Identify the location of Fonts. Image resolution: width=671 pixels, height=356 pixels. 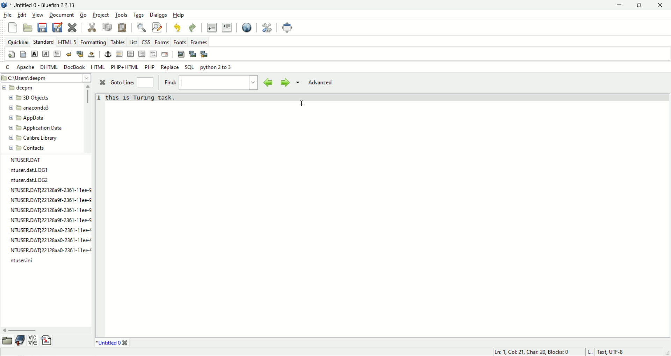
(181, 43).